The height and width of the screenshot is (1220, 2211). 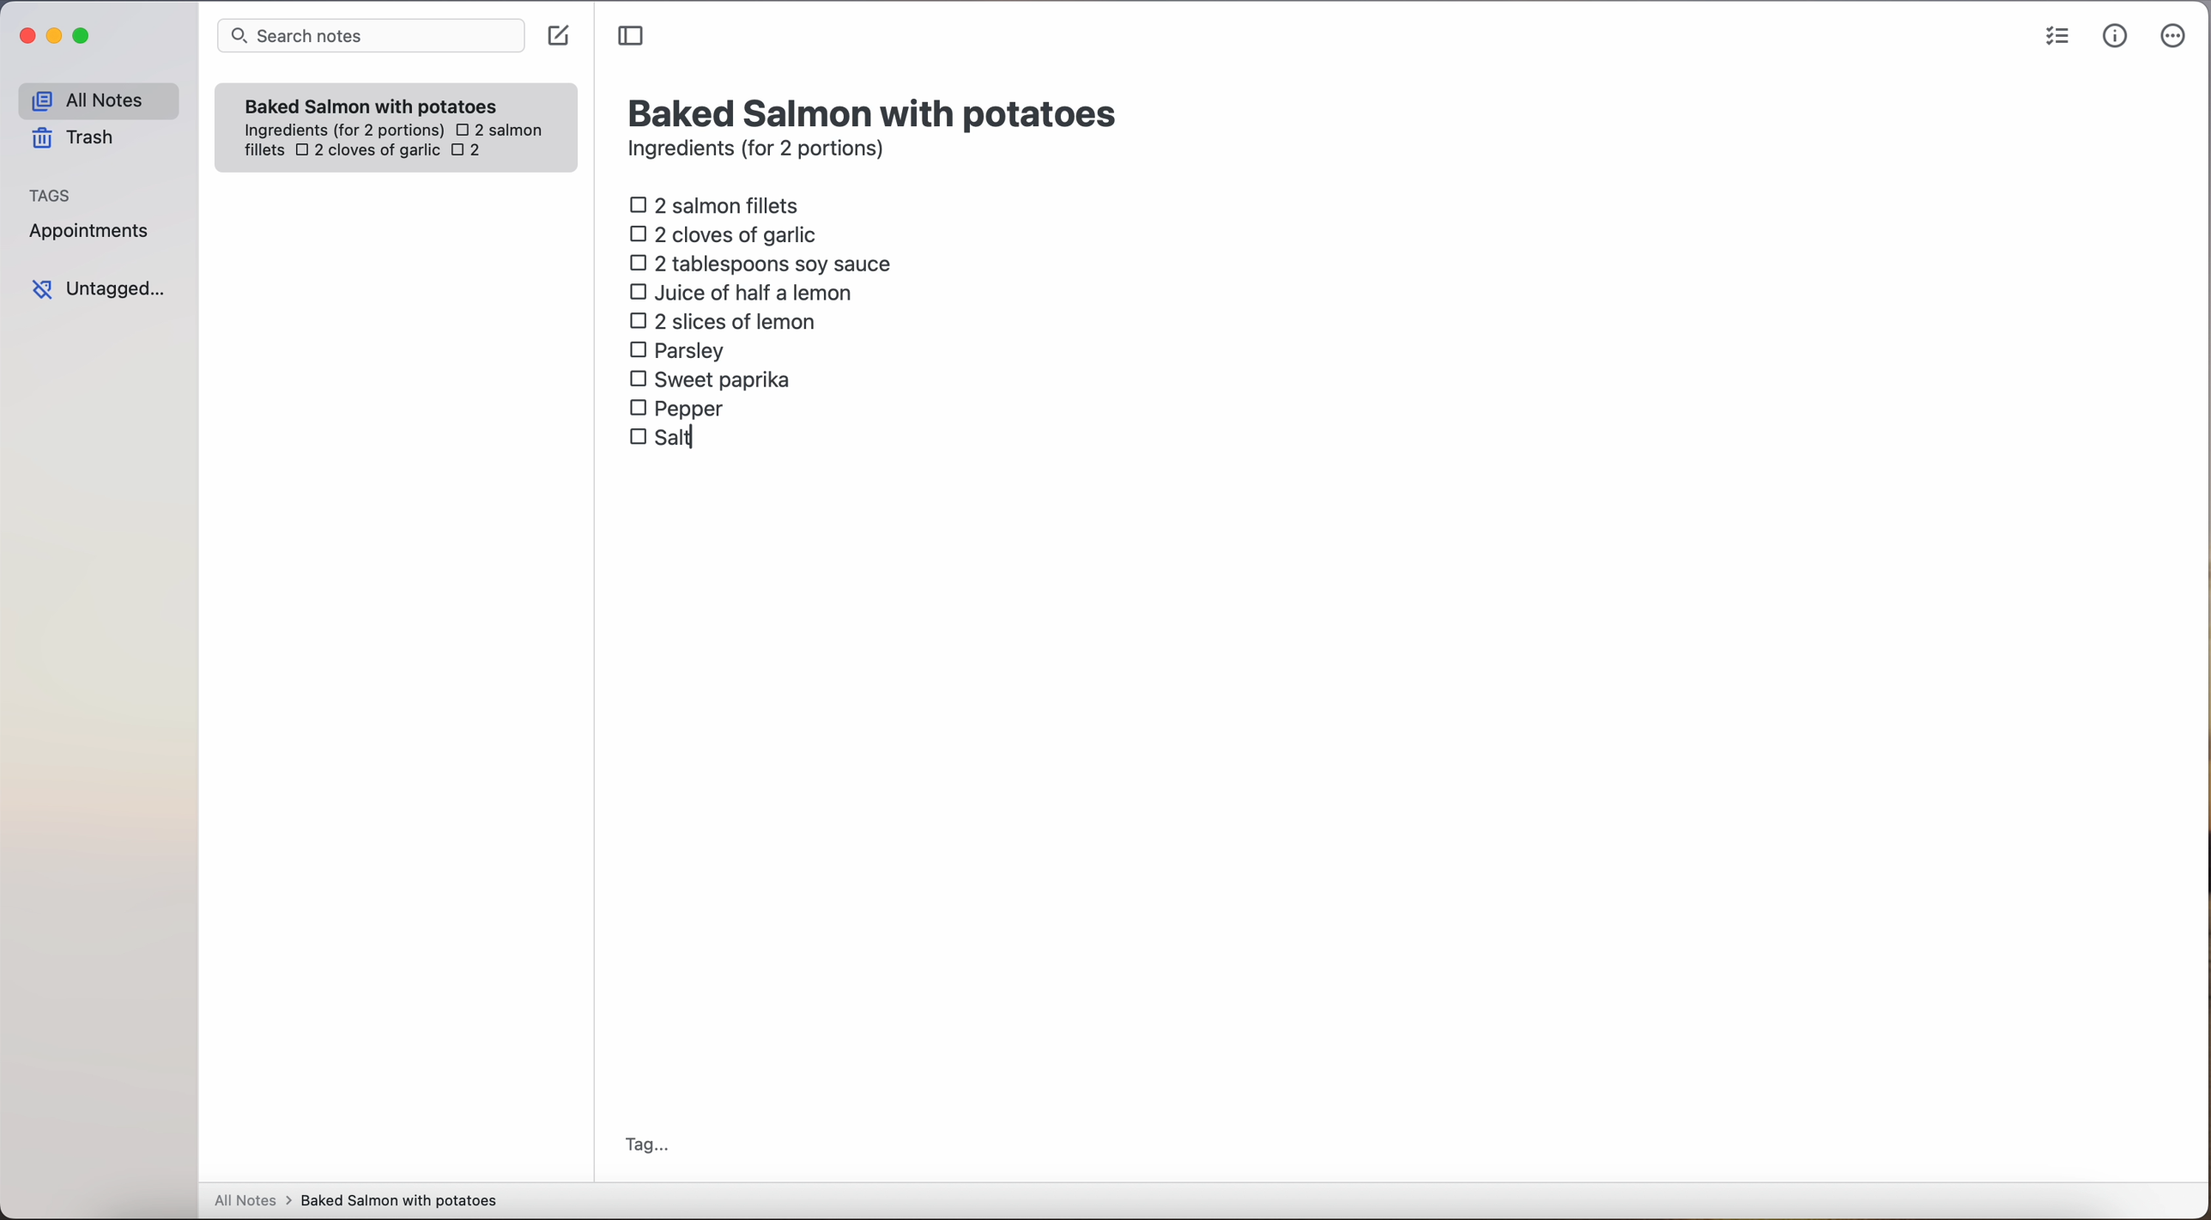 What do you see at coordinates (471, 152) in the screenshot?
I see `2 ` at bounding box center [471, 152].